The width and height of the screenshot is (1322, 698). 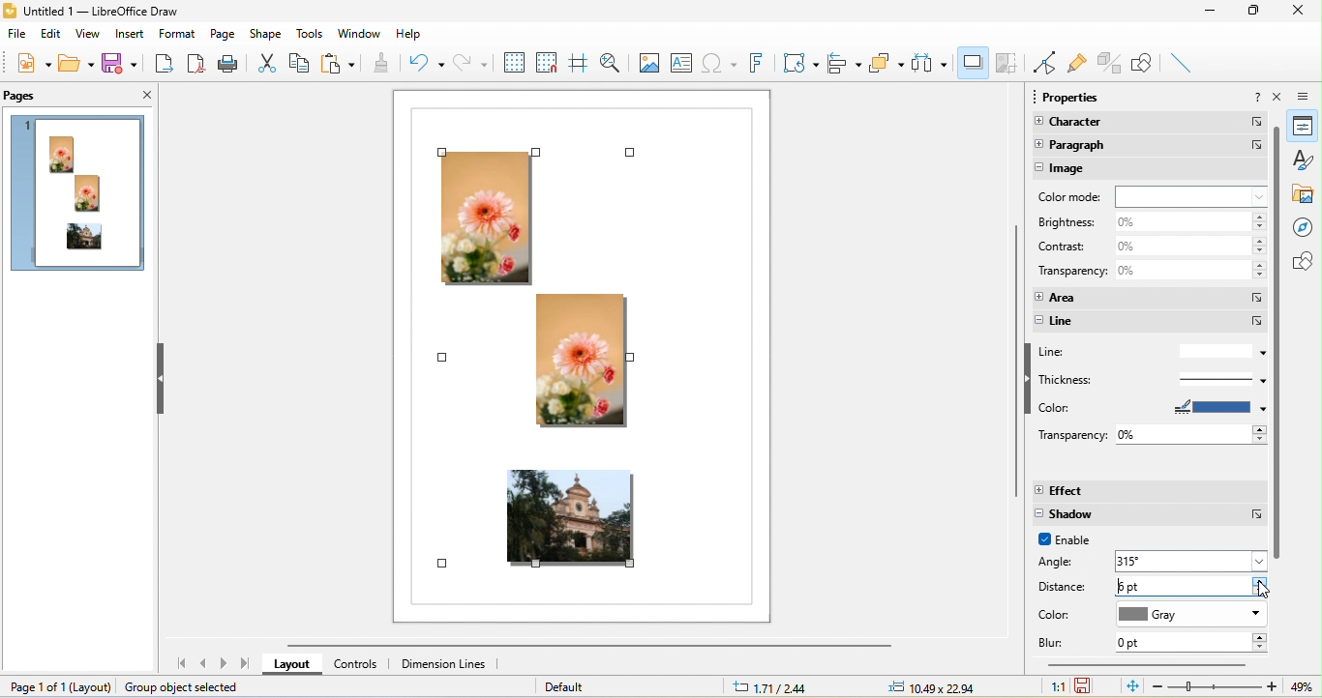 What do you see at coordinates (1303, 129) in the screenshot?
I see `Properties` at bounding box center [1303, 129].